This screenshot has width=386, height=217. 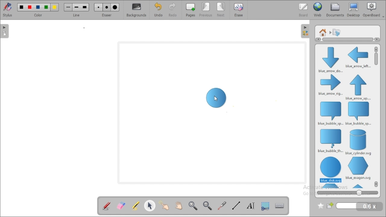 I want to click on scroll page, so click(x=179, y=205).